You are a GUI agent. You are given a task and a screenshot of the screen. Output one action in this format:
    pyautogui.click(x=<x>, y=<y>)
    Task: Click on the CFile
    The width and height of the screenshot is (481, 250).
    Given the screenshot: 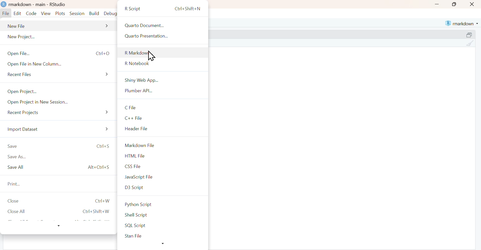 What is the action you would take?
    pyautogui.click(x=163, y=107)
    